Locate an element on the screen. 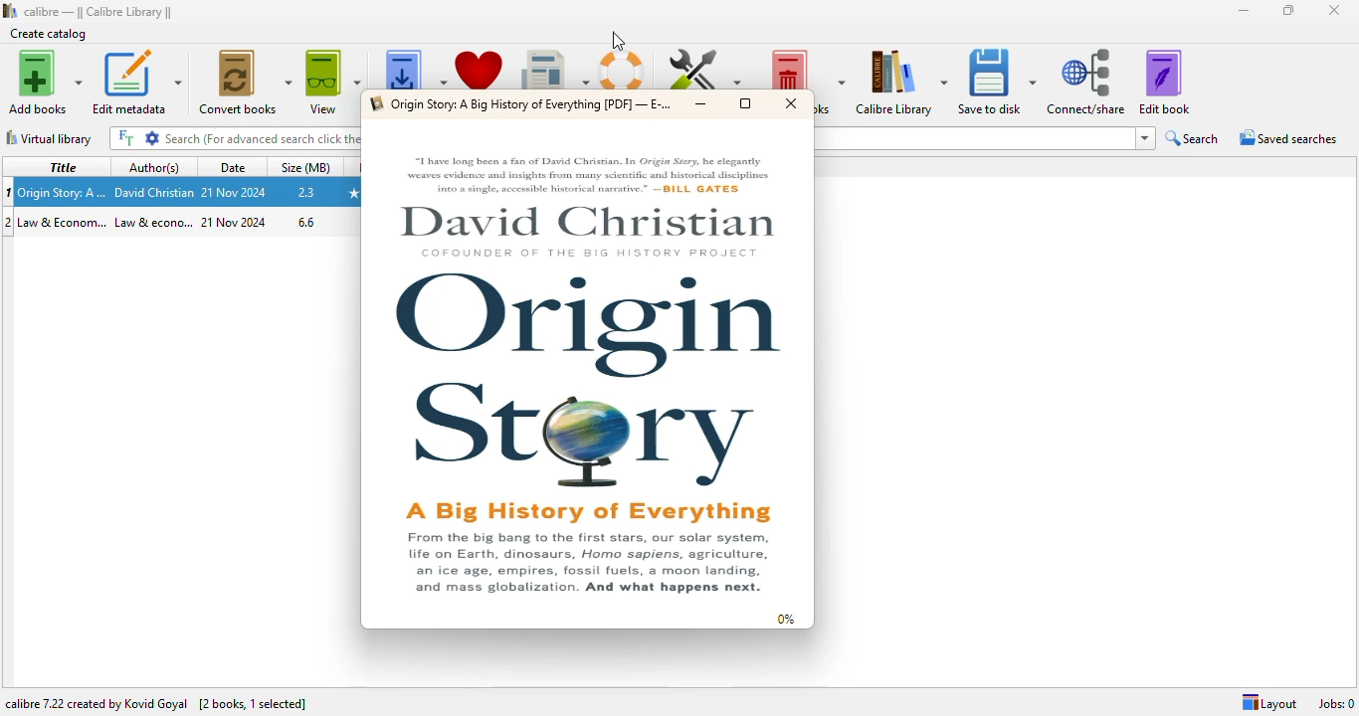  edit metadata is located at coordinates (137, 82).